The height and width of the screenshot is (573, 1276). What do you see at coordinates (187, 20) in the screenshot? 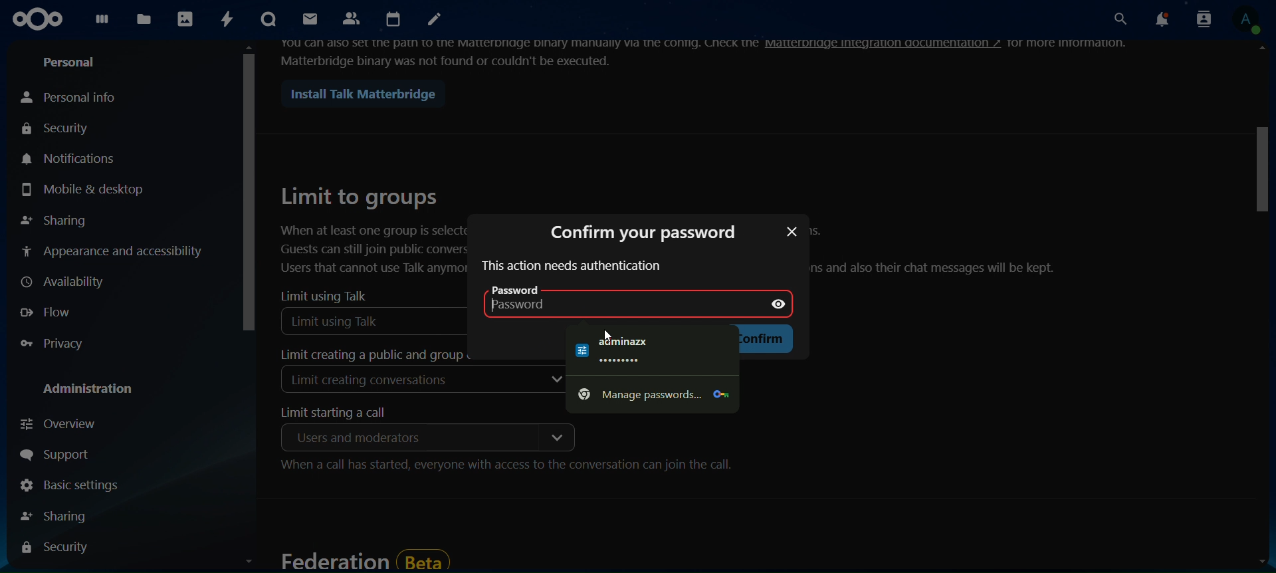
I see `photos` at bounding box center [187, 20].